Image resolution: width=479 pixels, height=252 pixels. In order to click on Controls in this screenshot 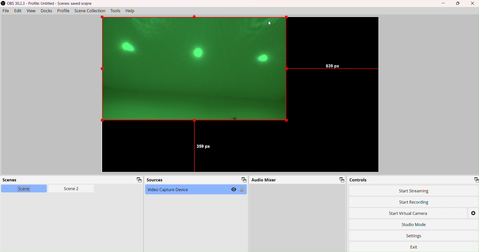, I will do `click(413, 179)`.